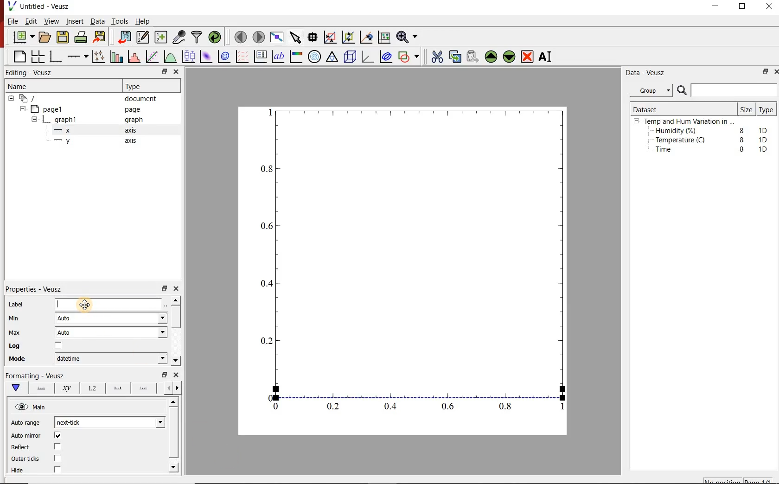  What do you see at coordinates (559, 408) in the screenshot?
I see `1` at bounding box center [559, 408].